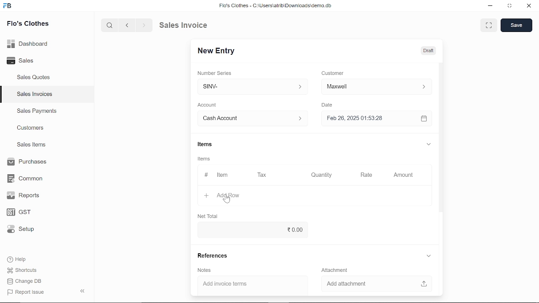 Image resolution: width=539 pixels, height=303 pixels. What do you see at coordinates (110, 25) in the screenshot?
I see `search` at bounding box center [110, 25].